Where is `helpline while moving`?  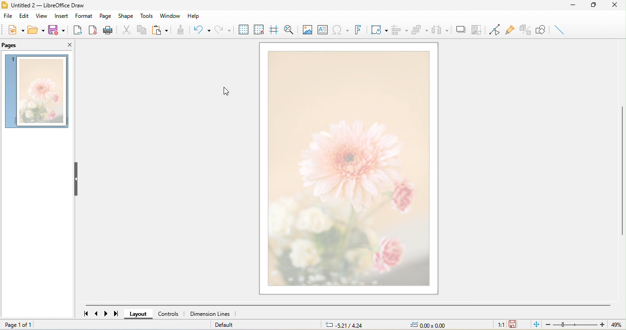 helpline while moving is located at coordinates (274, 30).